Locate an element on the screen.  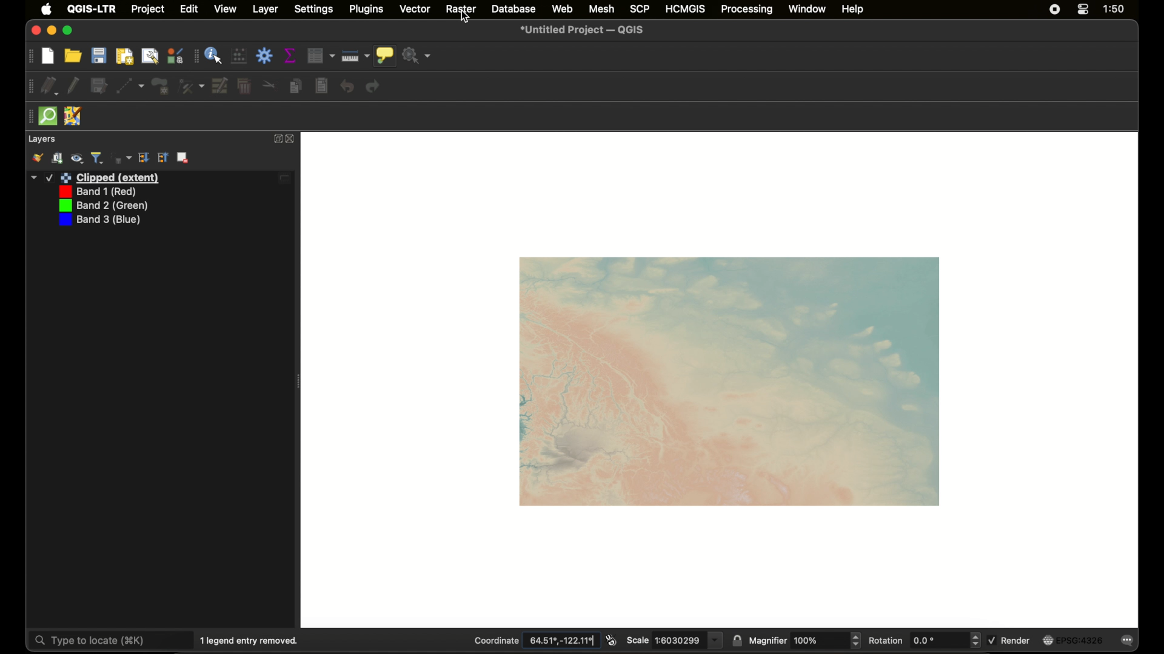
new print layout is located at coordinates (125, 56).